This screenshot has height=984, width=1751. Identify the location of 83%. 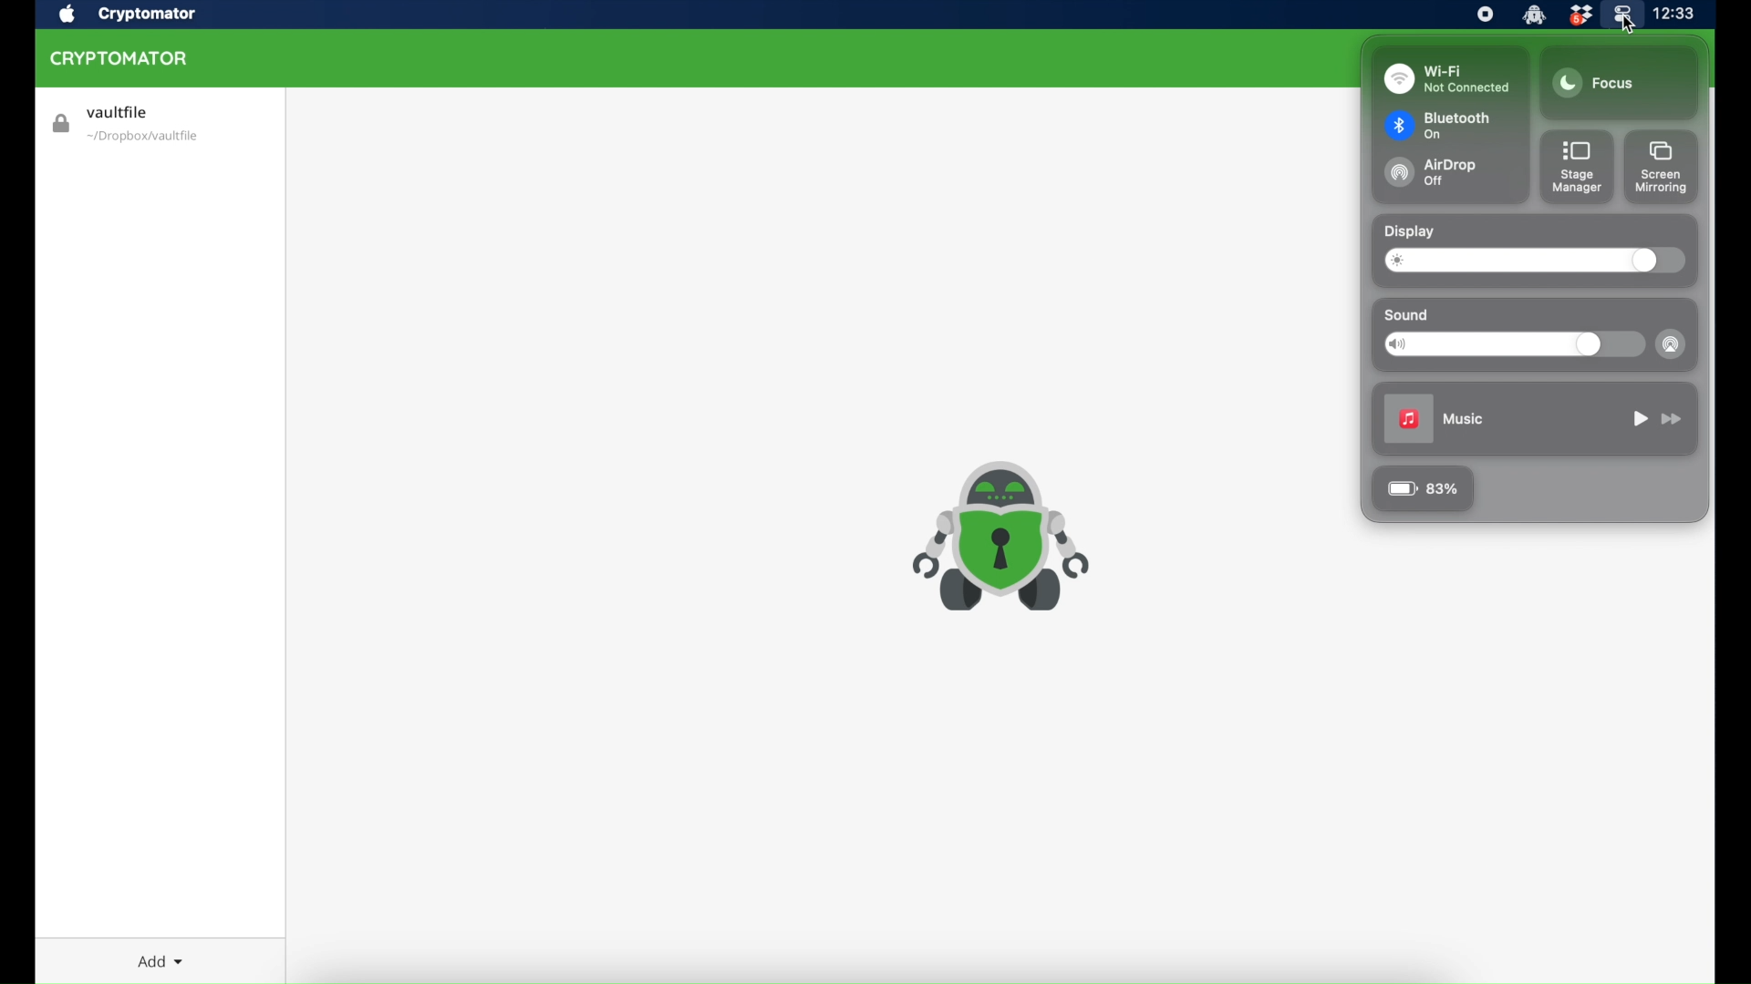
(1424, 488).